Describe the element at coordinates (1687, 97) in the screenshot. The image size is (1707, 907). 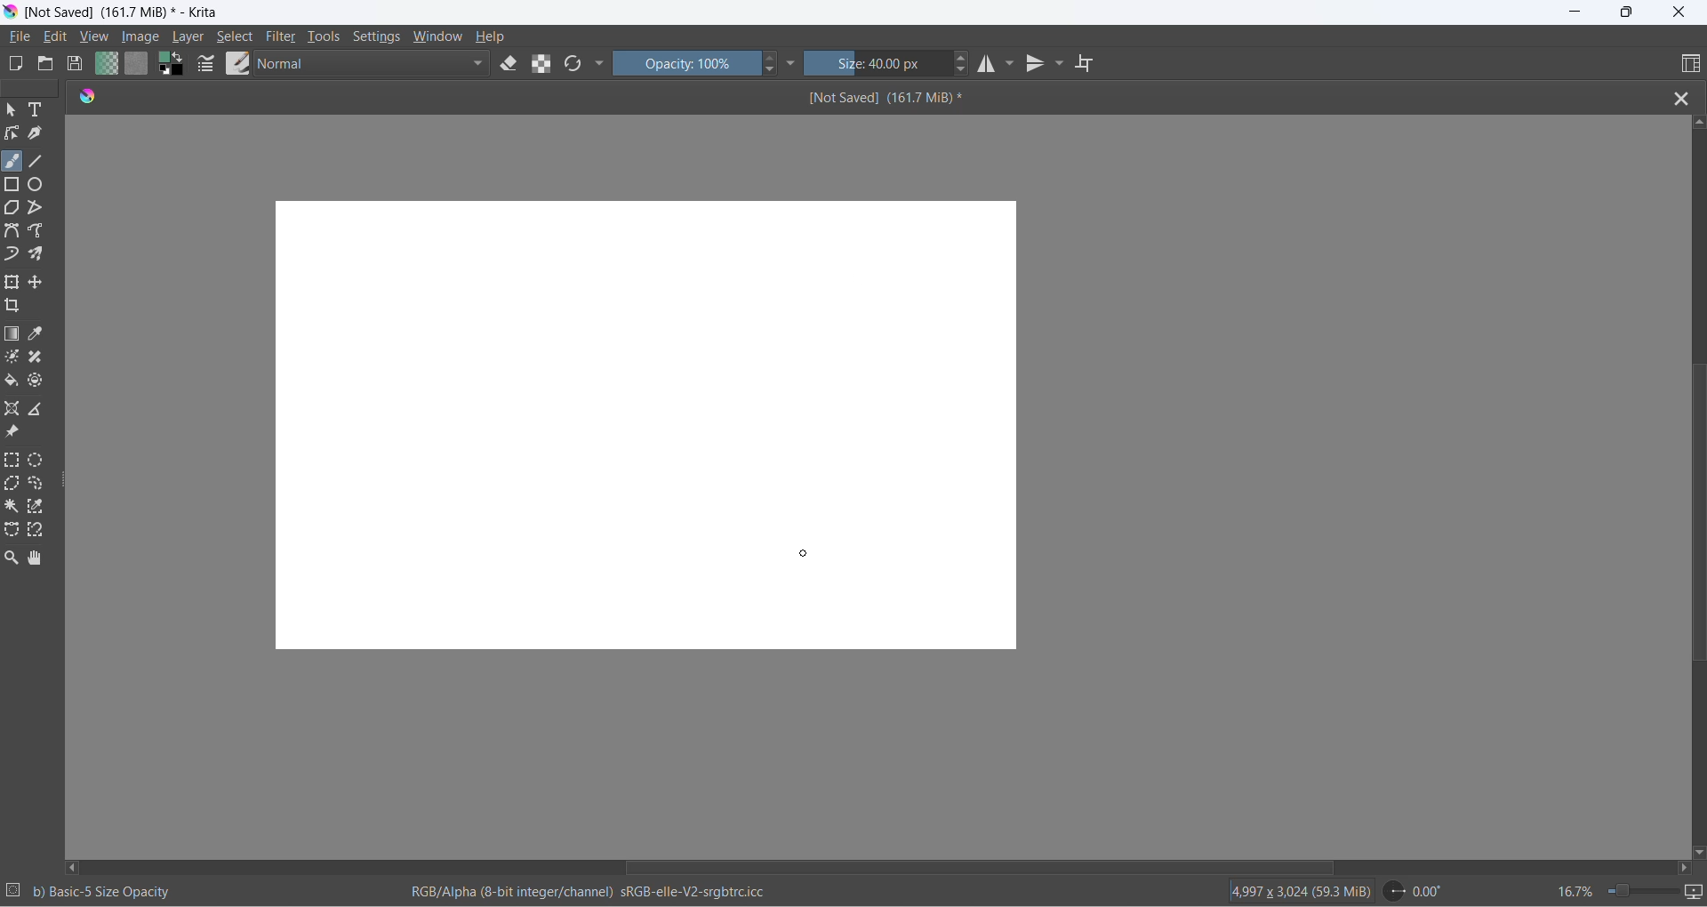
I see `close file` at that location.